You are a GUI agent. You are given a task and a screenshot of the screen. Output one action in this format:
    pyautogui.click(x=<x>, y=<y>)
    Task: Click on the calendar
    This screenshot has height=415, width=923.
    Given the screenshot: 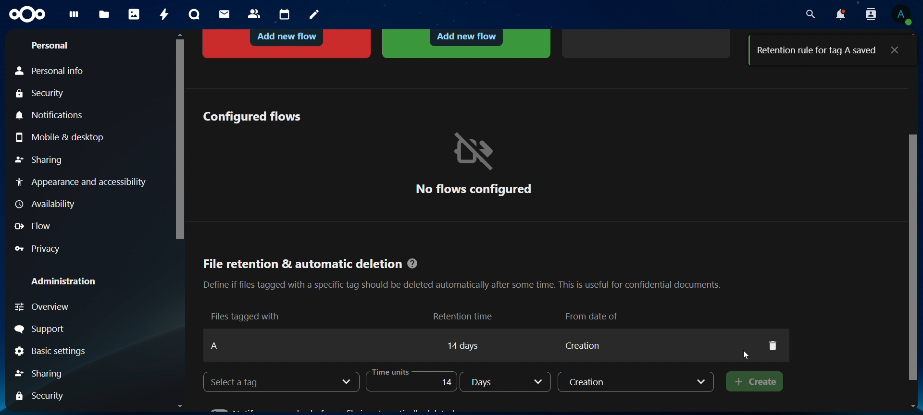 What is the action you would take?
    pyautogui.click(x=285, y=15)
    